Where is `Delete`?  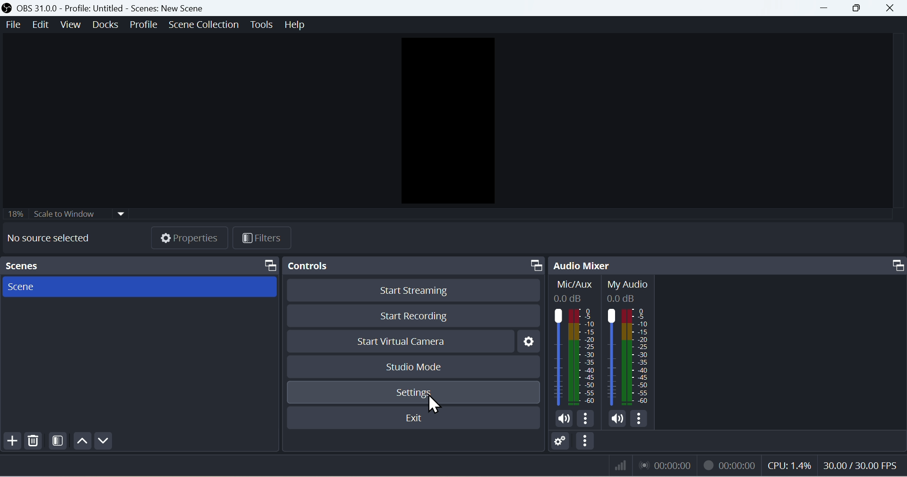 Delete is located at coordinates (34, 443).